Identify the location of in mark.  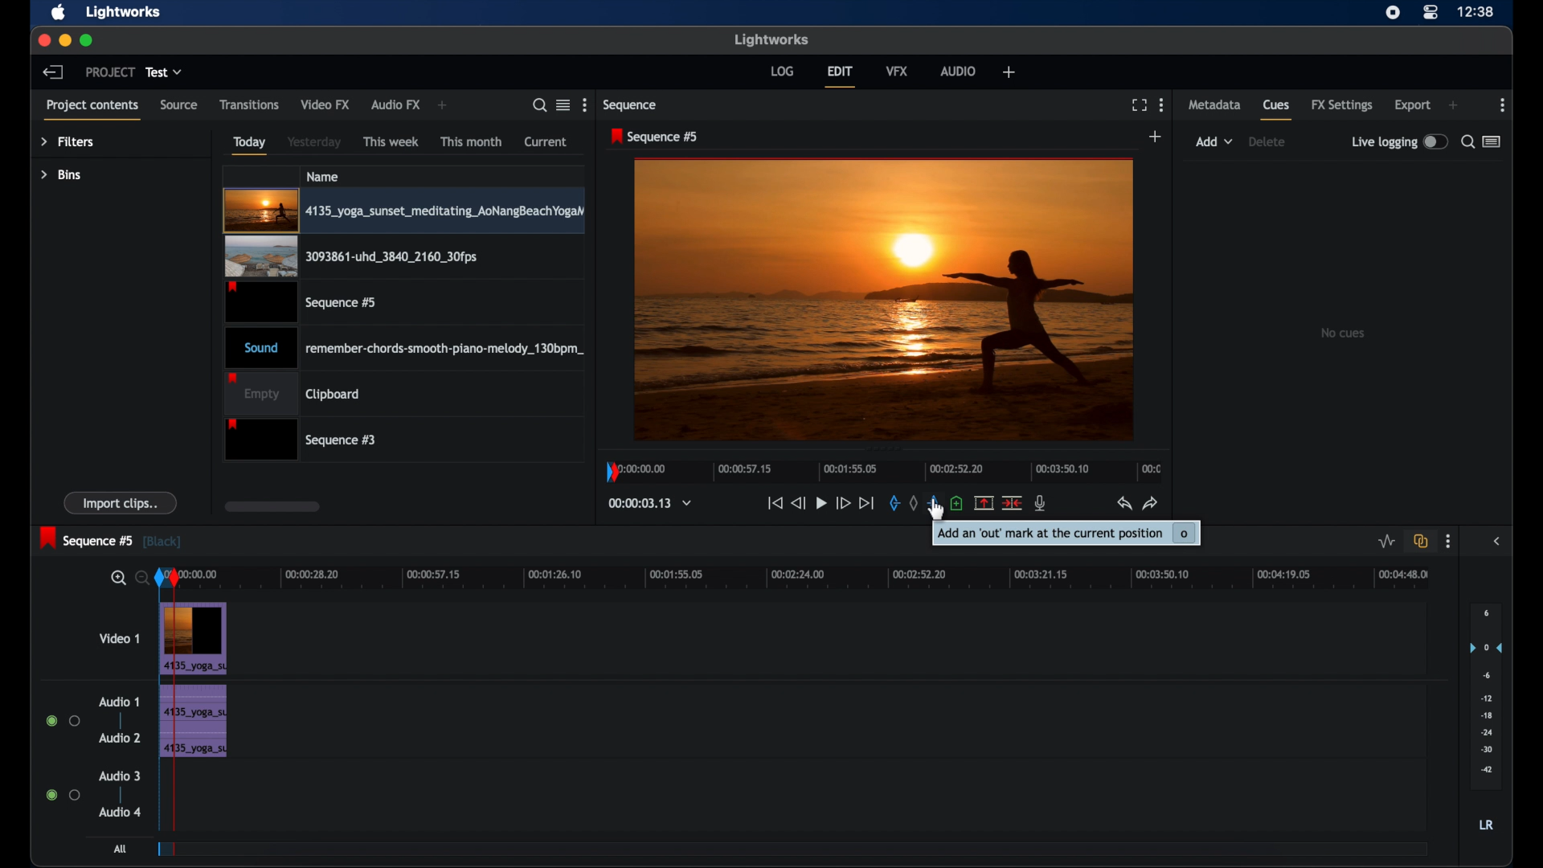
(893, 503).